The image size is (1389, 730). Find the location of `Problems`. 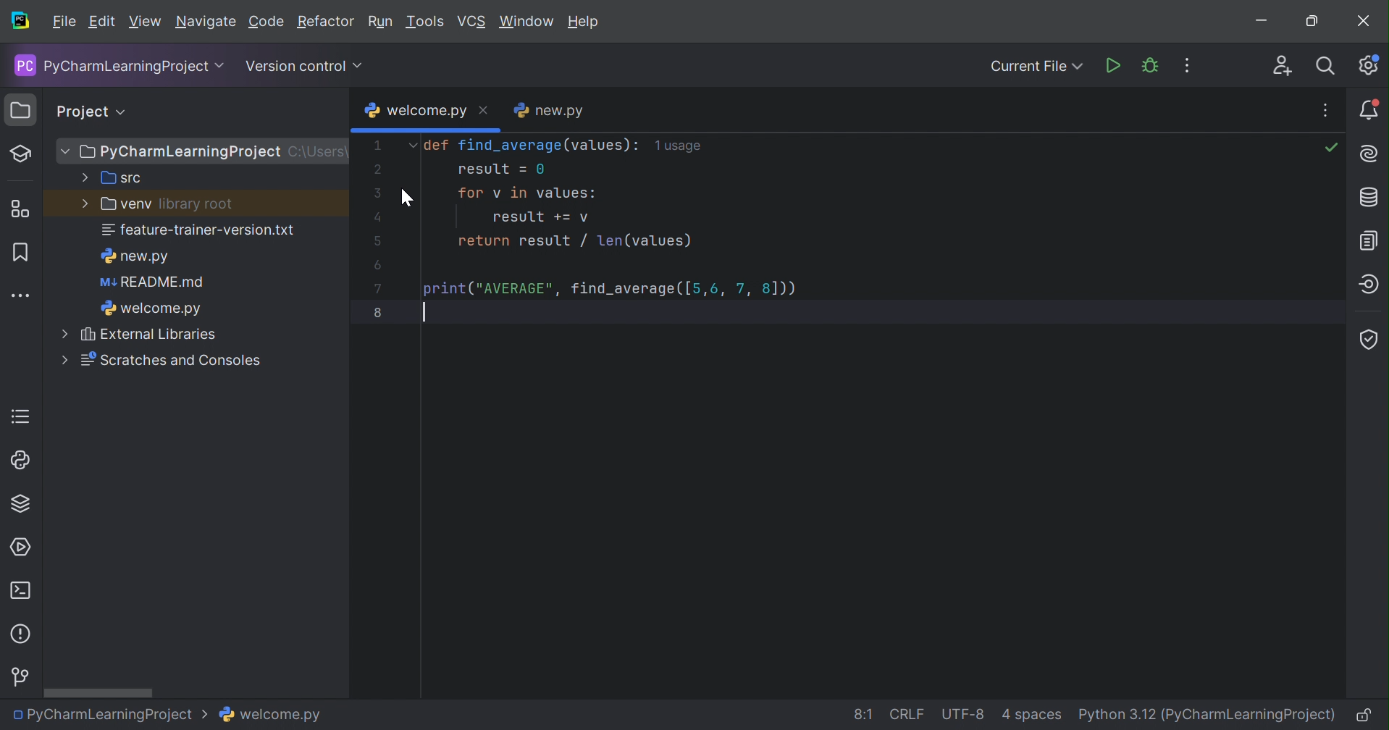

Problems is located at coordinates (22, 634).